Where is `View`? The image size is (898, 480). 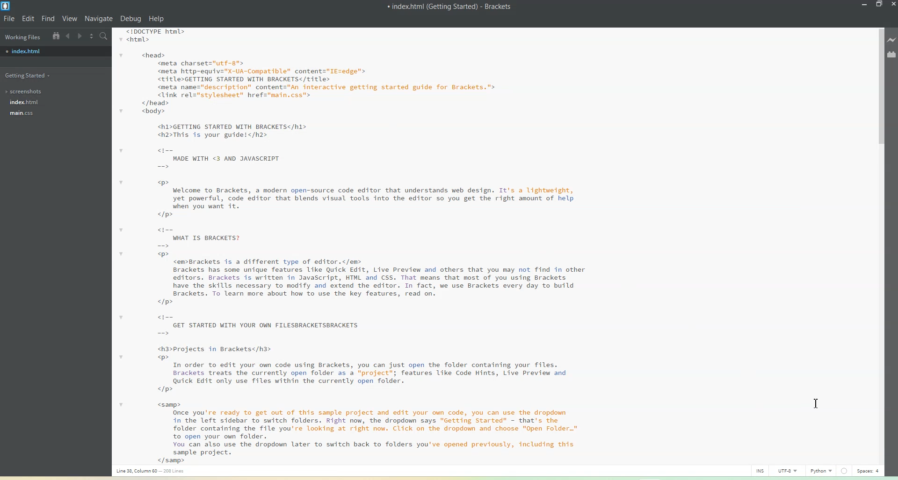
View is located at coordinates (71, 18).